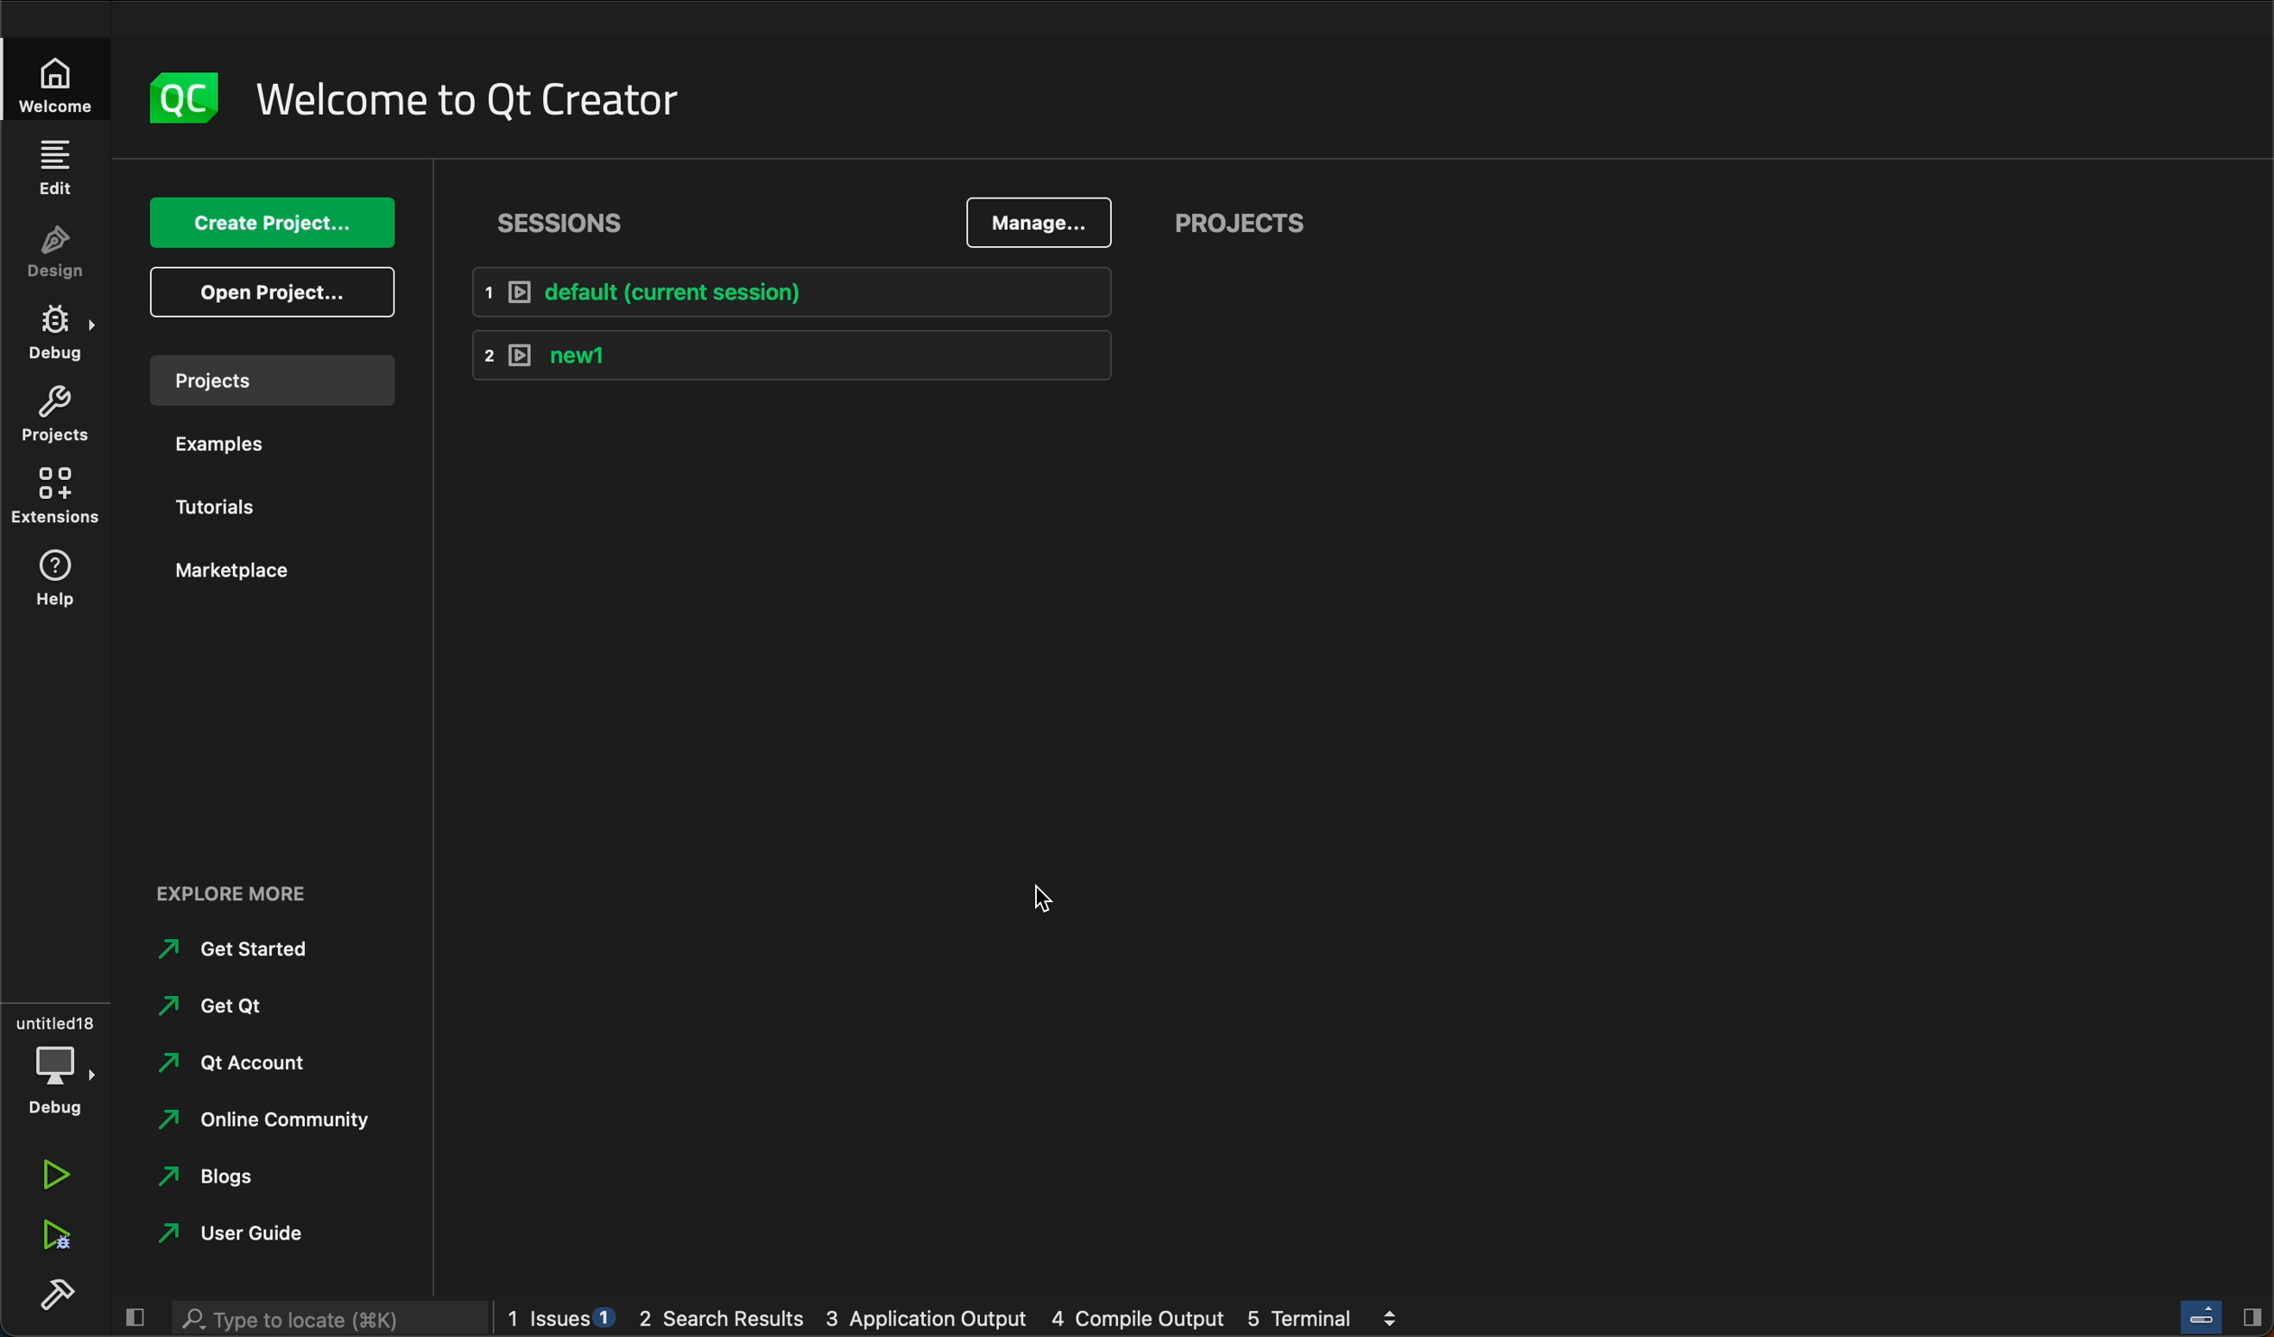 This screenshot has width=2274, height=1337. Describe the element at coordinates (56, 336) in the screenshot. I see `debug` at that location.